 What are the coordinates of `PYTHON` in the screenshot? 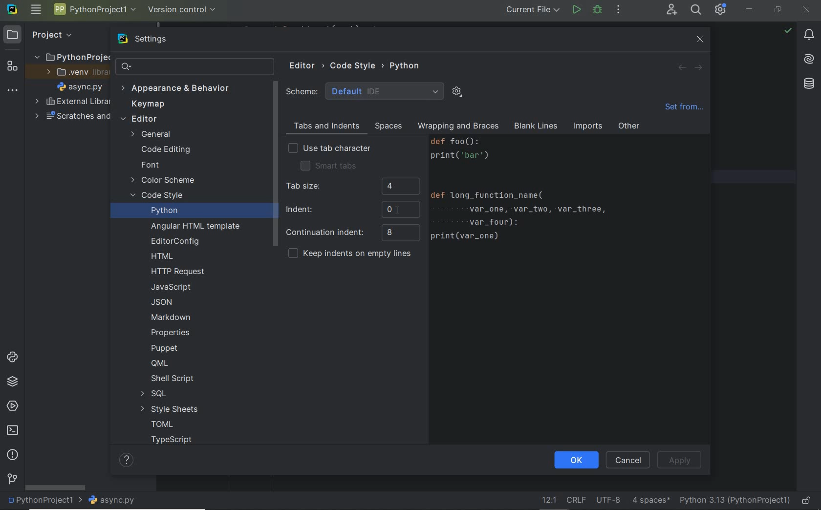 It's located at (406, 65).